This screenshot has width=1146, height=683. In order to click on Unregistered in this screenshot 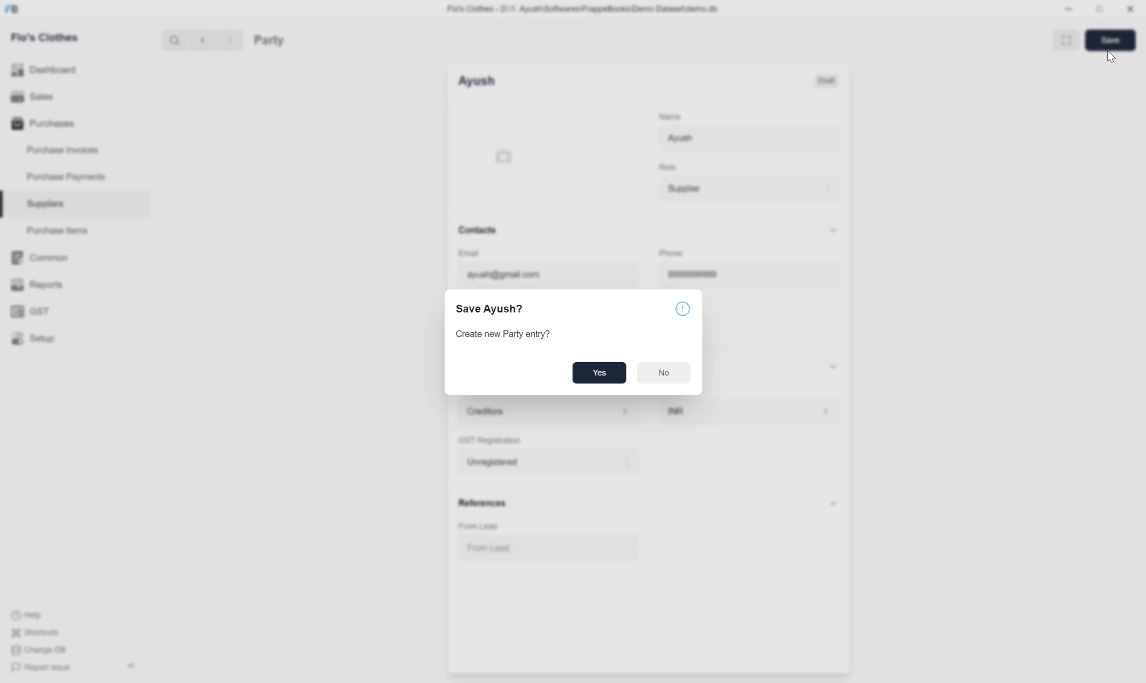, I will do `click(549, 462)`.